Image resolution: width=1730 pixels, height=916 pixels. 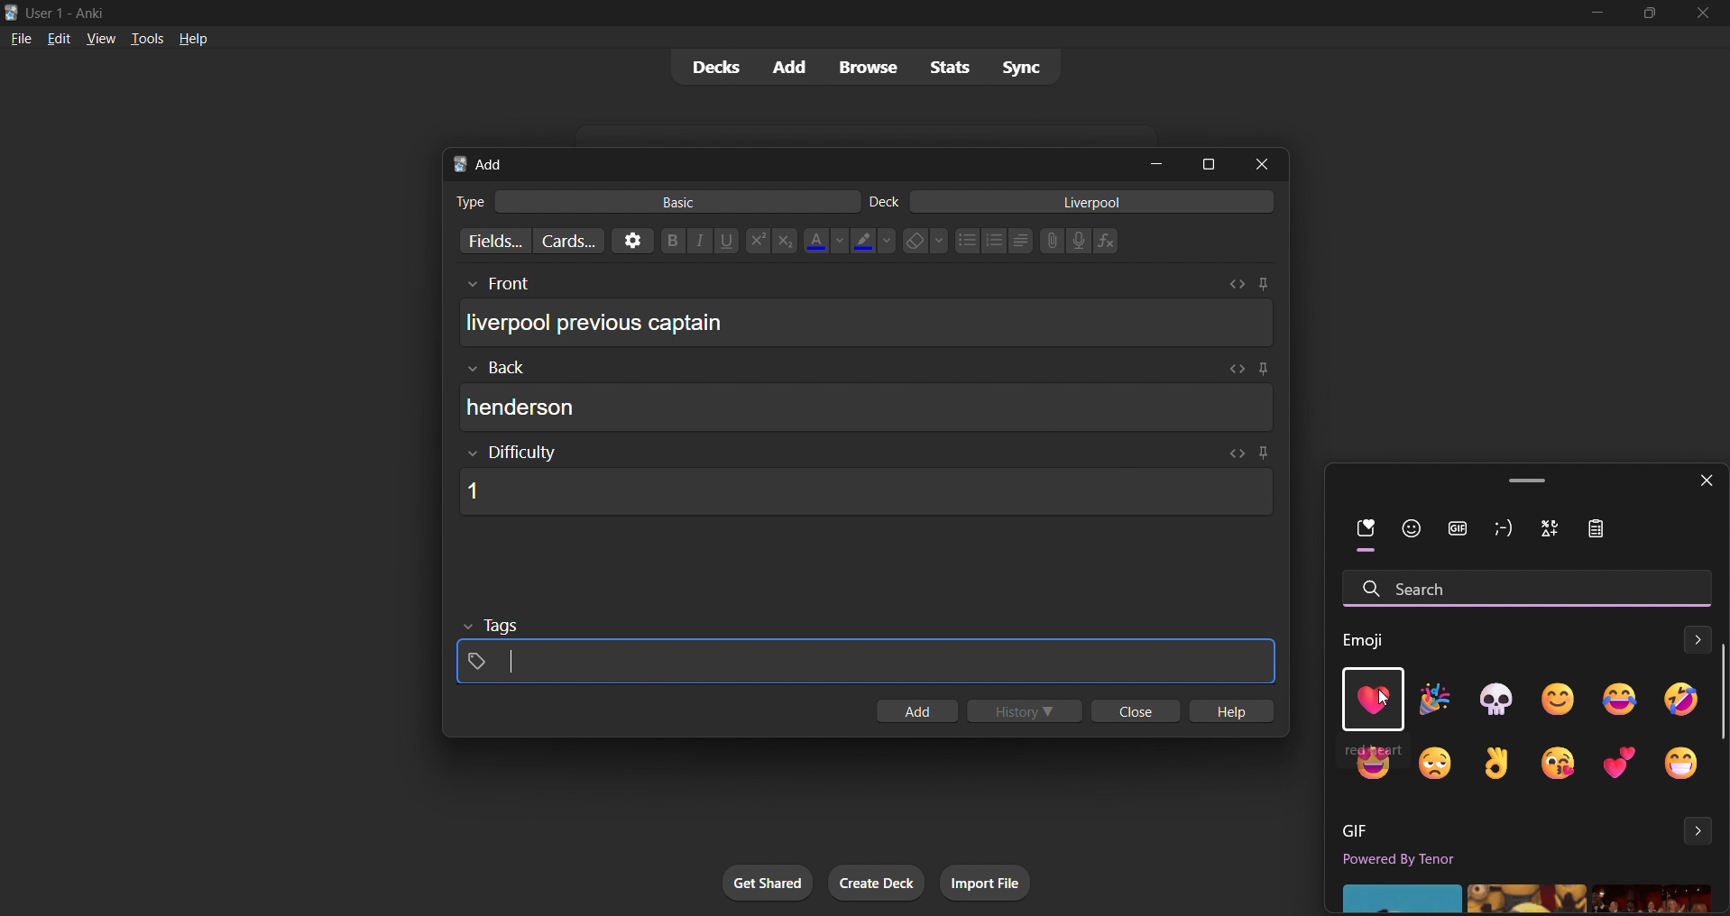 I want to click on Powered by Tenor, so click(x=1431, y=861).